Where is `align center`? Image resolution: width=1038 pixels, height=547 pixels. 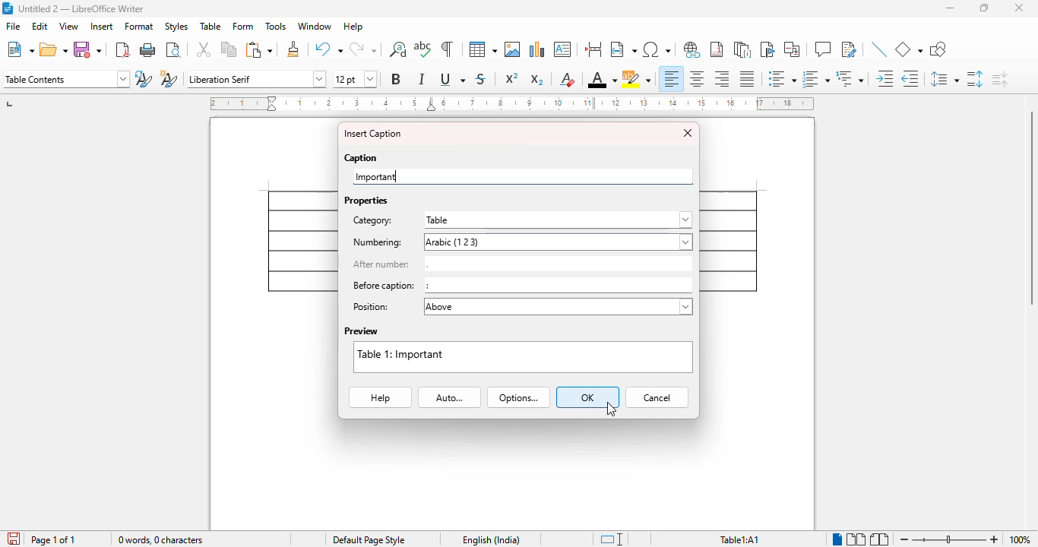
align center is located at coordinates (697, 79).